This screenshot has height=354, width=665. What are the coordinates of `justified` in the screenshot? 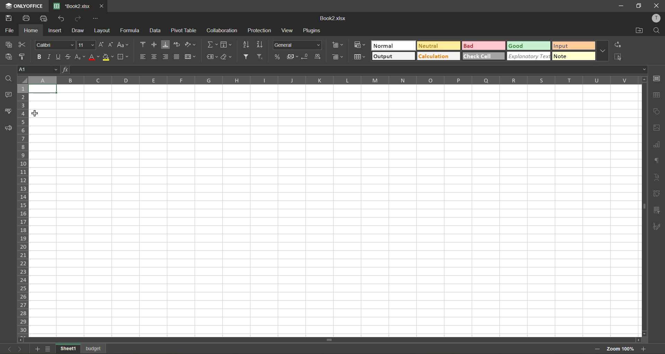 It's located at (177, 57).